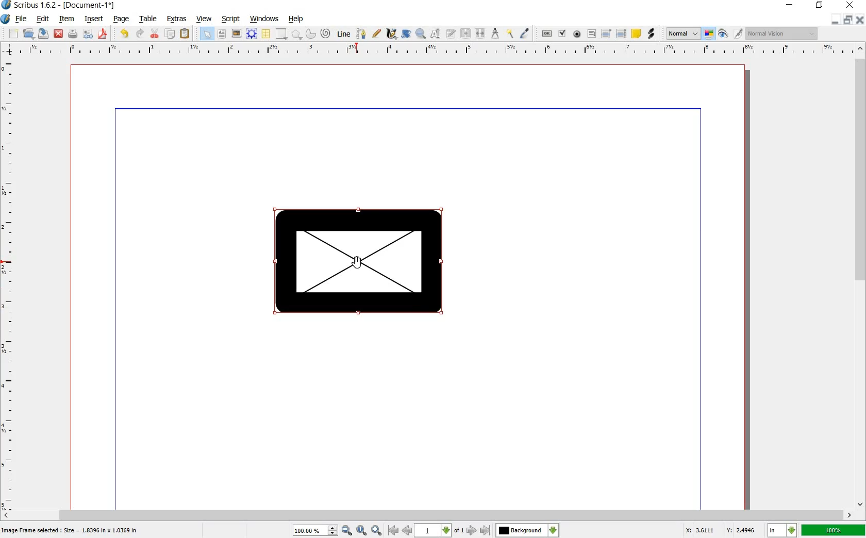 This screenshot has height=538, width=866. What do you see at coordinates (325, 33) in the screenshot?
I see `spiral` at bounding box center [325, 33].